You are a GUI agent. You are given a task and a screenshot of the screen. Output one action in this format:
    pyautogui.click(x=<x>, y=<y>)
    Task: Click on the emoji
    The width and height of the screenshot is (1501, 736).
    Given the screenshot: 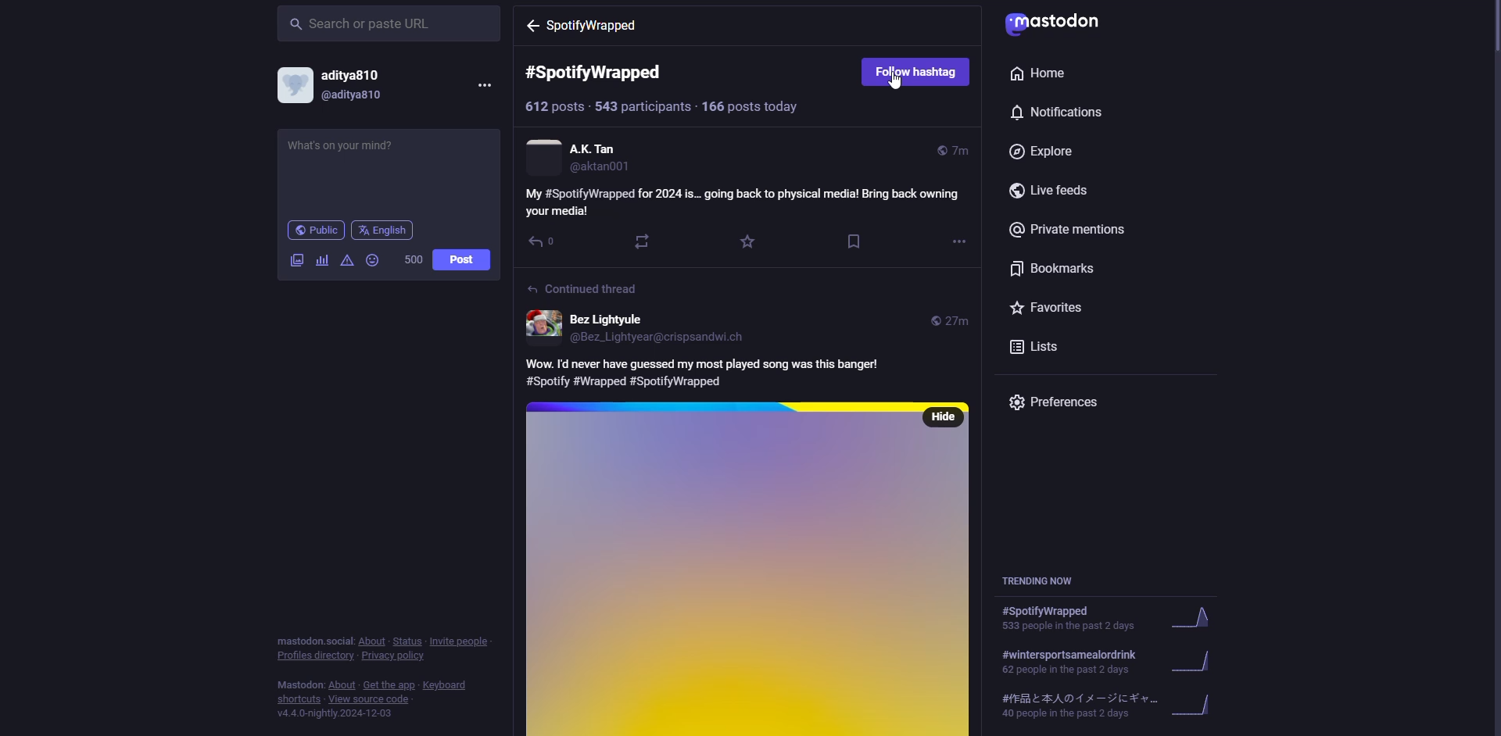 What is the action you would take?
    pyautogui.click(x=372, y=260)
    